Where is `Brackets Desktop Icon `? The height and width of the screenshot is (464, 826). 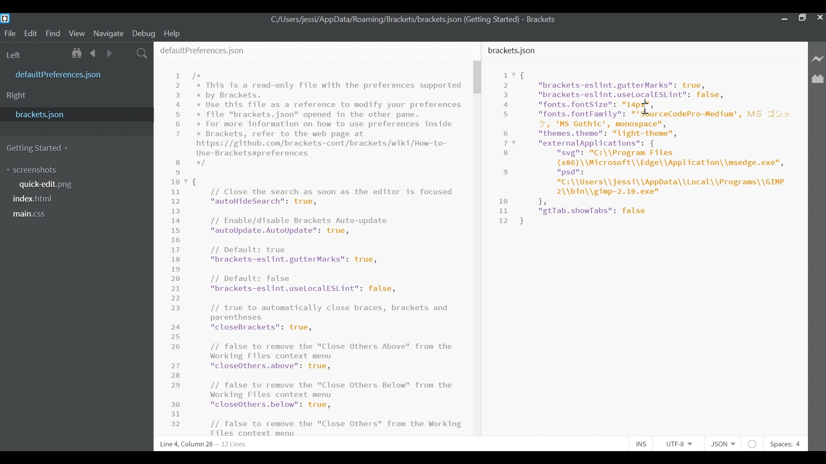 Brackets Desktop Icon  is located at coordinates (5, 18).